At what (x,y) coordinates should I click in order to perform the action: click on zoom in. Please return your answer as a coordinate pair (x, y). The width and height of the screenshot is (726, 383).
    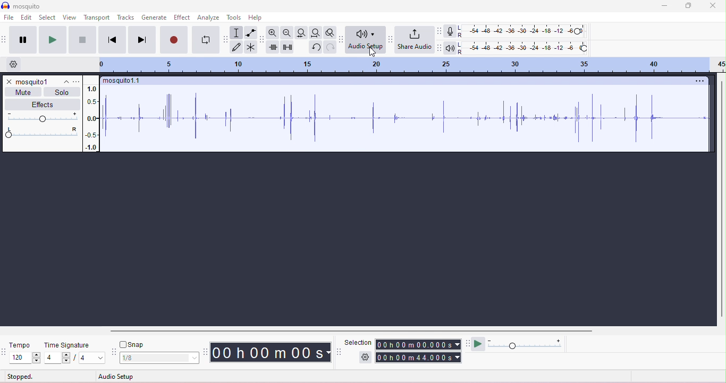
    Looking at the image, I should click on (273, 32).